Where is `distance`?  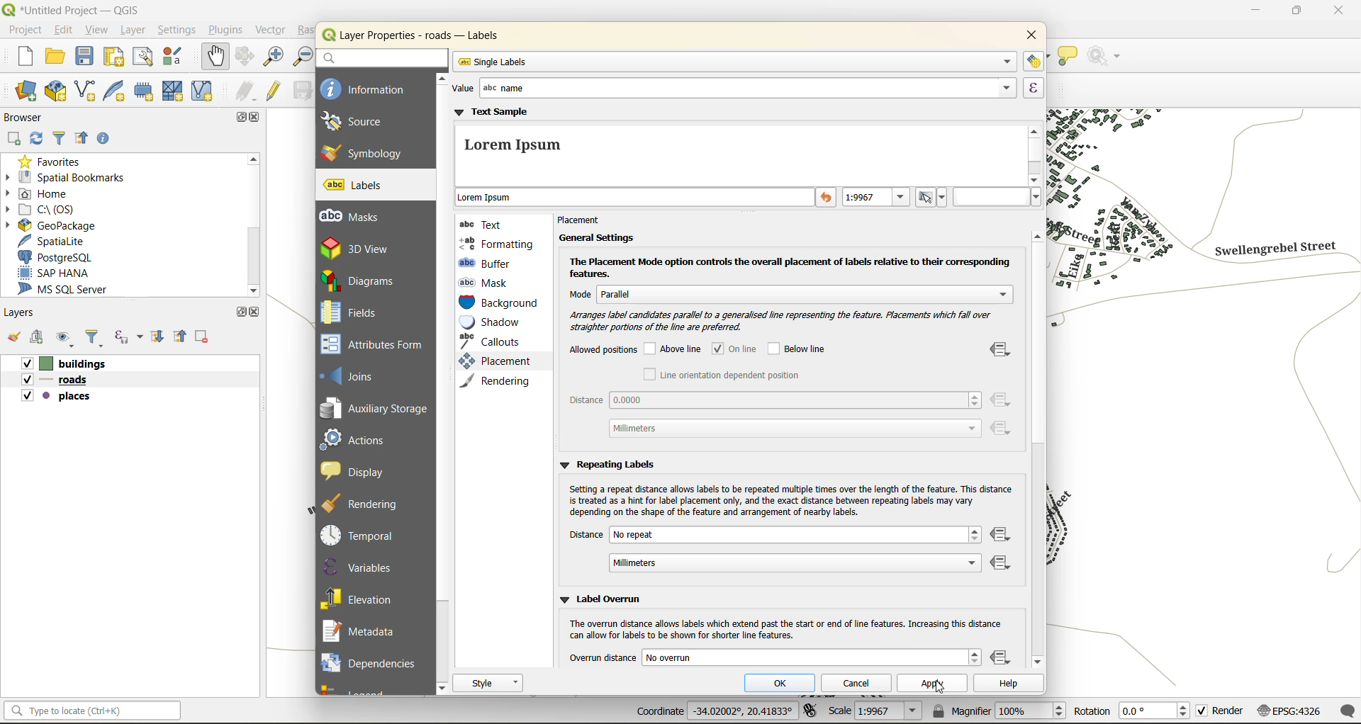 distance is located at coordinates (775, 416).